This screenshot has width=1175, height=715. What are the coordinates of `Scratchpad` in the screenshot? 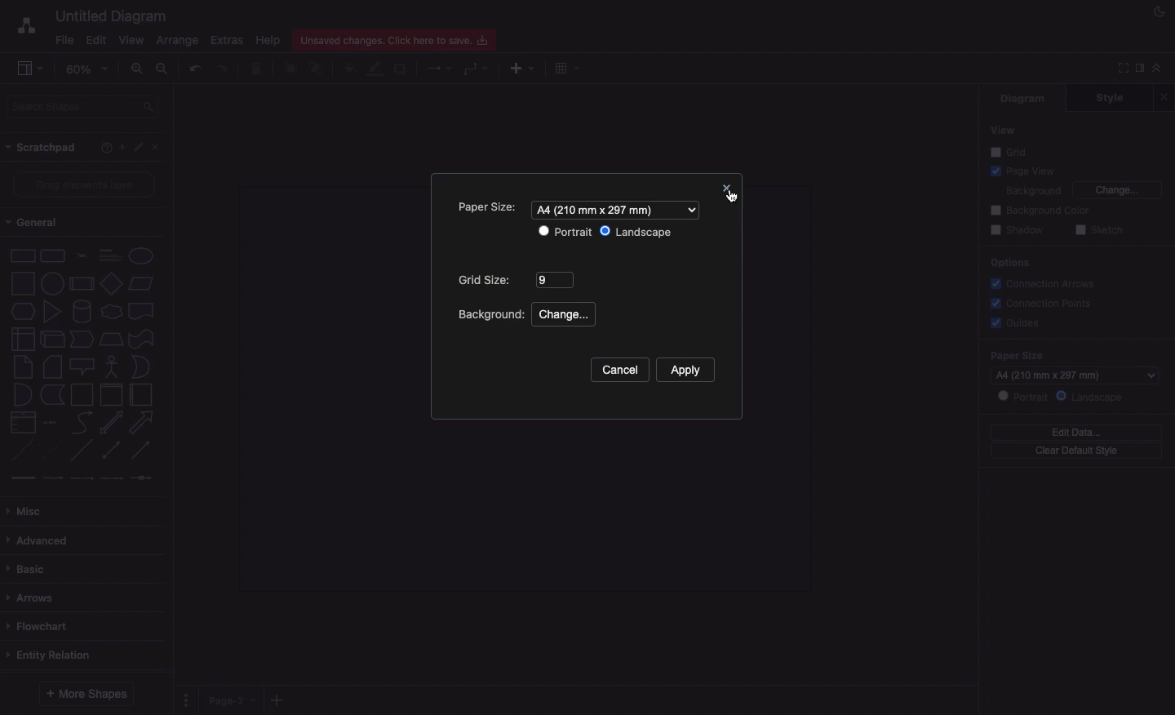 It's located at (42, 147).